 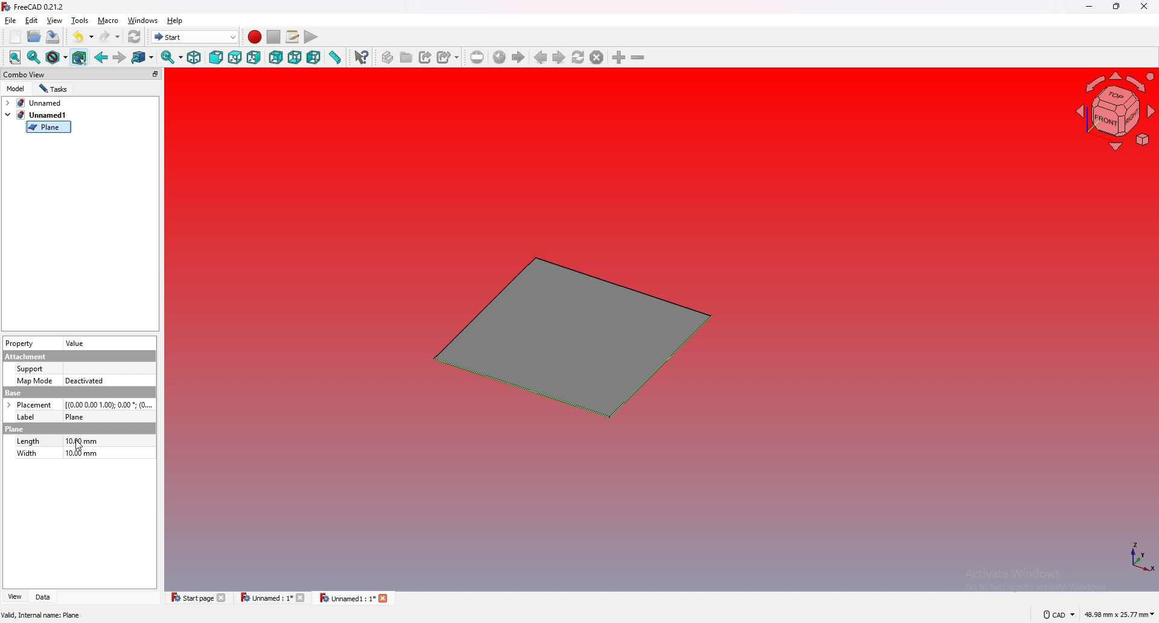 I want to click on bounding box, so click(x=80, y=57).